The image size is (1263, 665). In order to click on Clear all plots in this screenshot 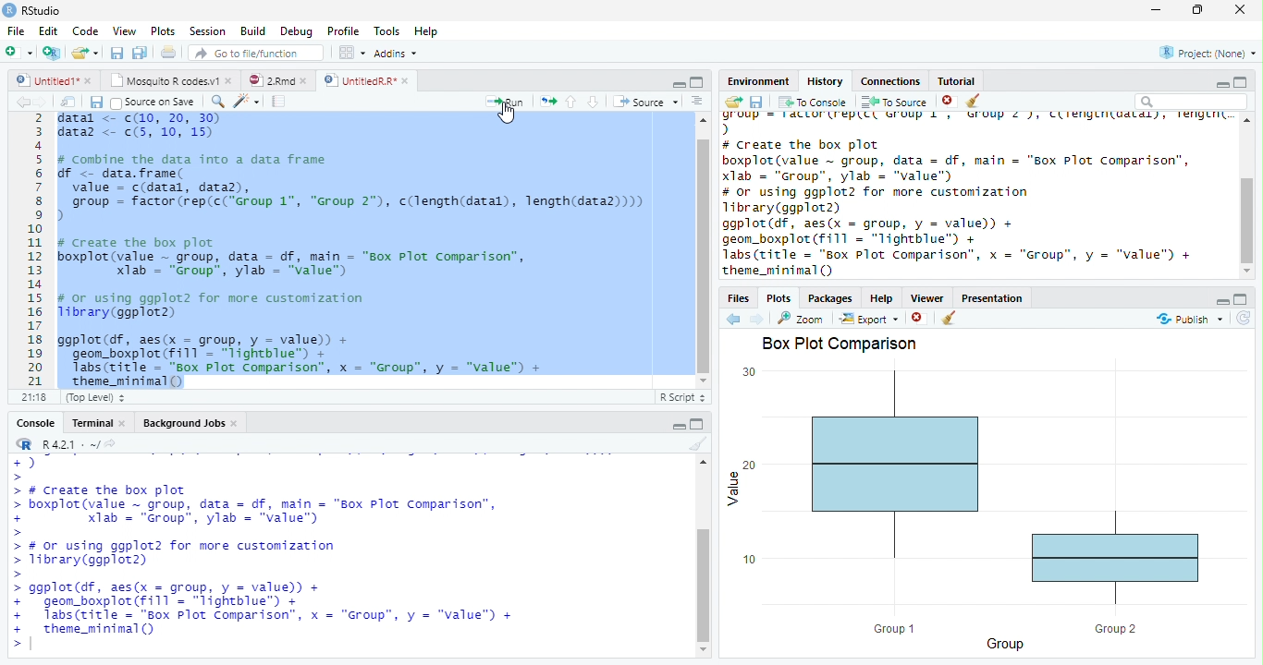, I will do `click(950, 318)`.